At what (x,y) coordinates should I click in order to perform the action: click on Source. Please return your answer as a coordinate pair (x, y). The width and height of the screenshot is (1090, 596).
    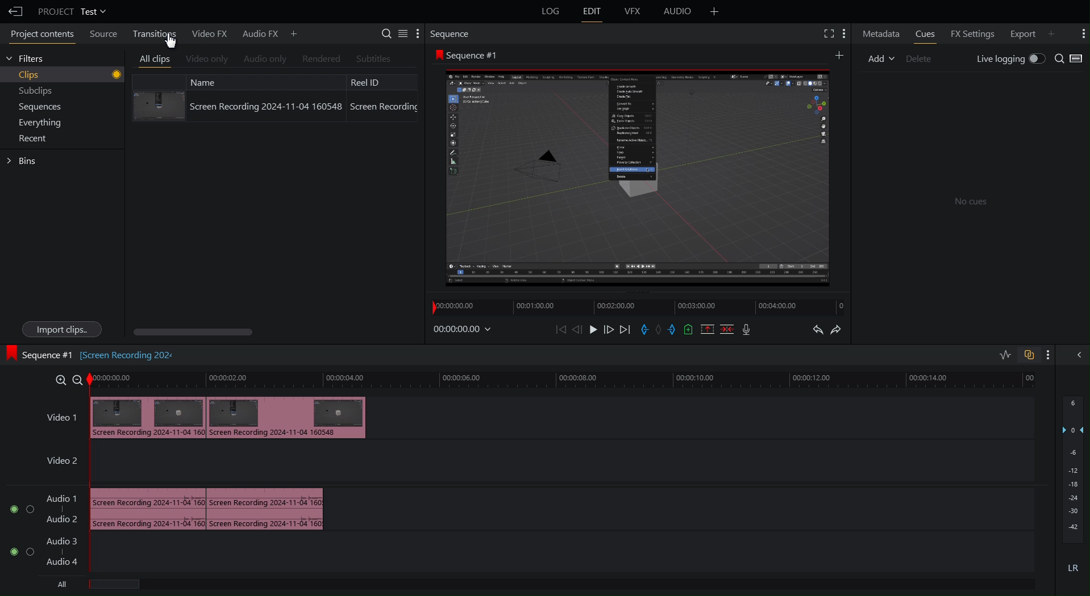
    Looking at the image, I should click on (104, 34).